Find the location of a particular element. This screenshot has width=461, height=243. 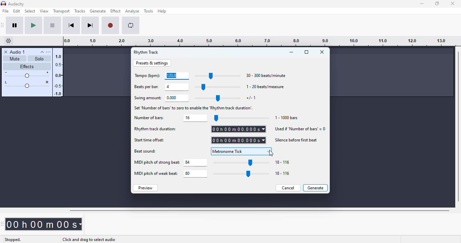

cancel is located at coordinates (288, 188).